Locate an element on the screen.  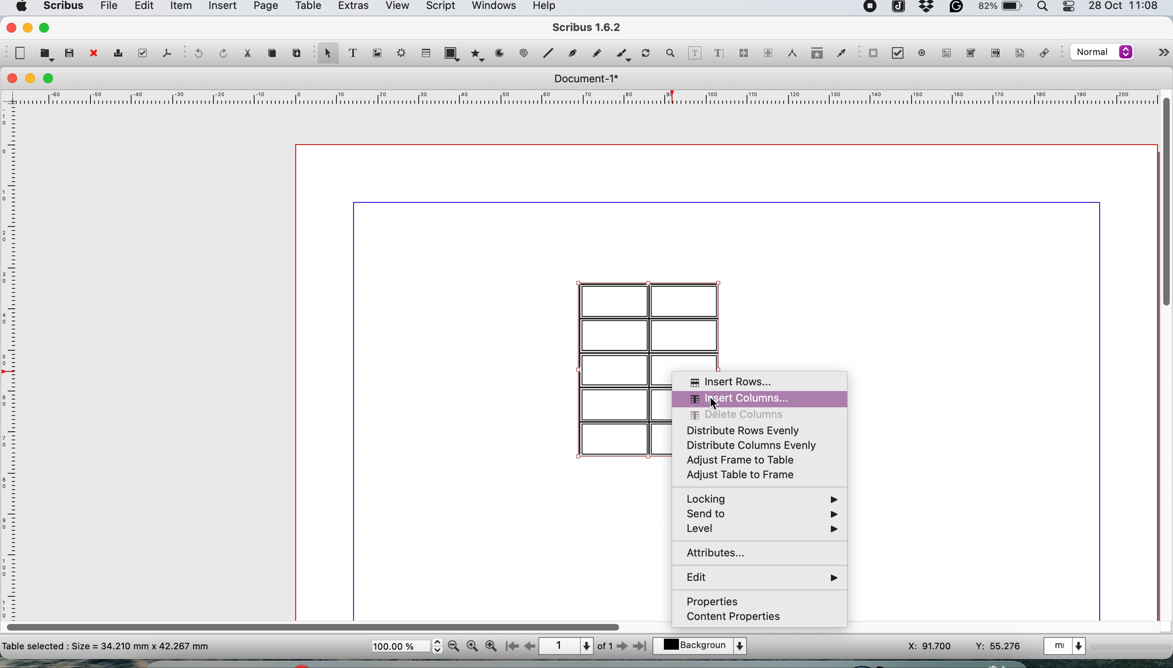
page 1 of 1 is located at coordinates (575, 646).